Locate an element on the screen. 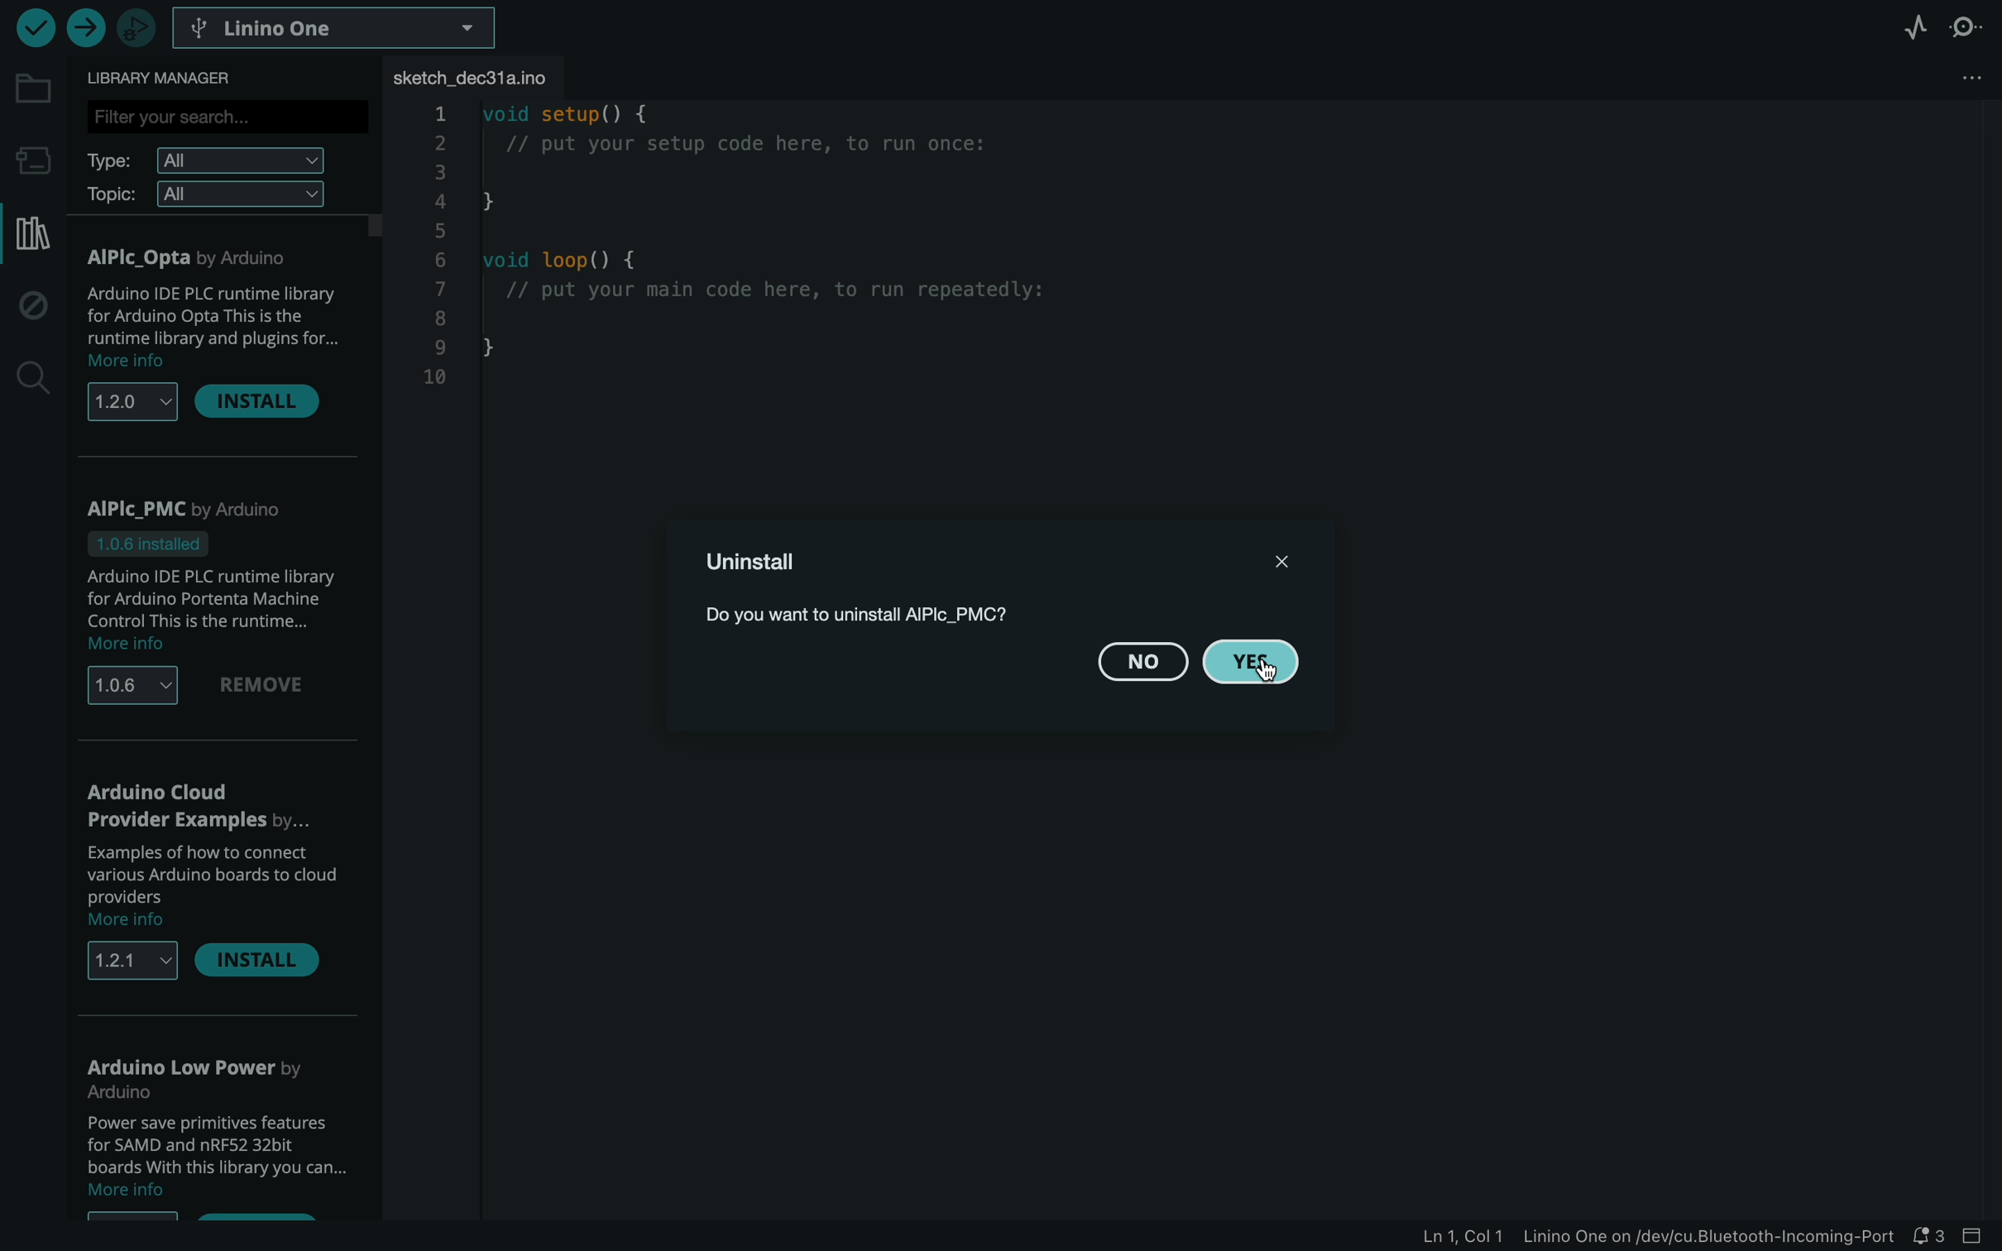  serial plotter is located at coordinates (1915, 31).